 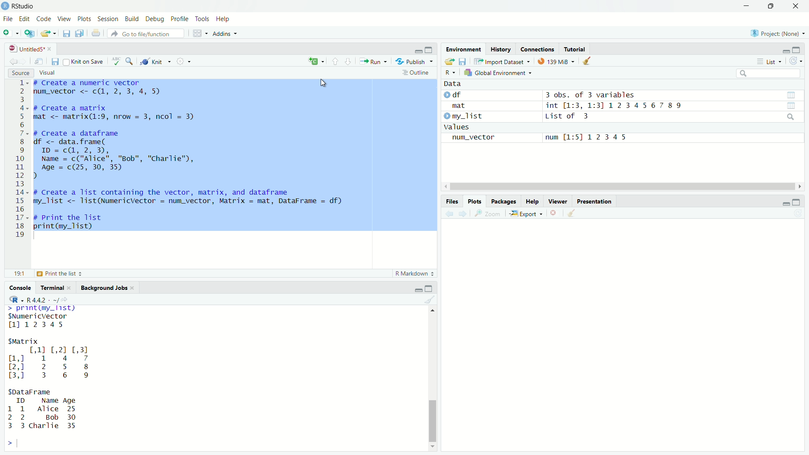 I want to click on minimise, so click(x=411, y=51).